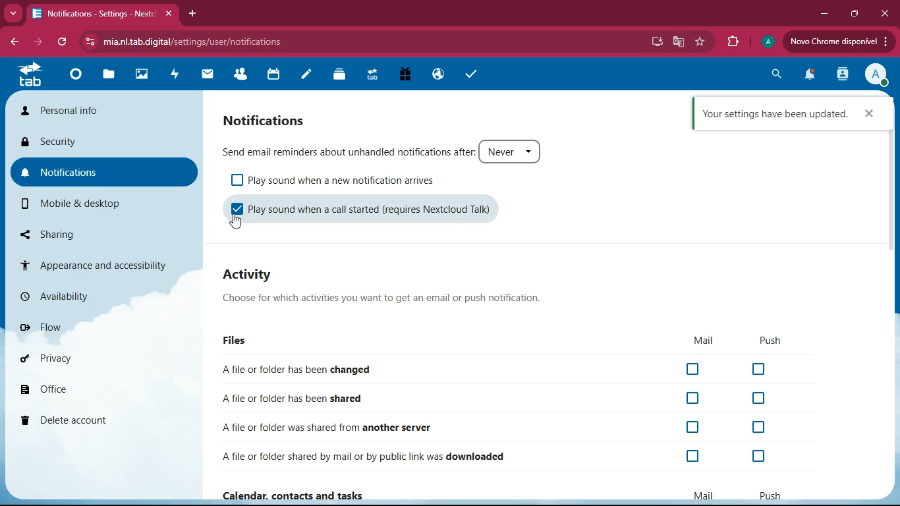 Image resolution: width=900 pixels, height=506 pixels. I want to click on files, so click(111, 74).